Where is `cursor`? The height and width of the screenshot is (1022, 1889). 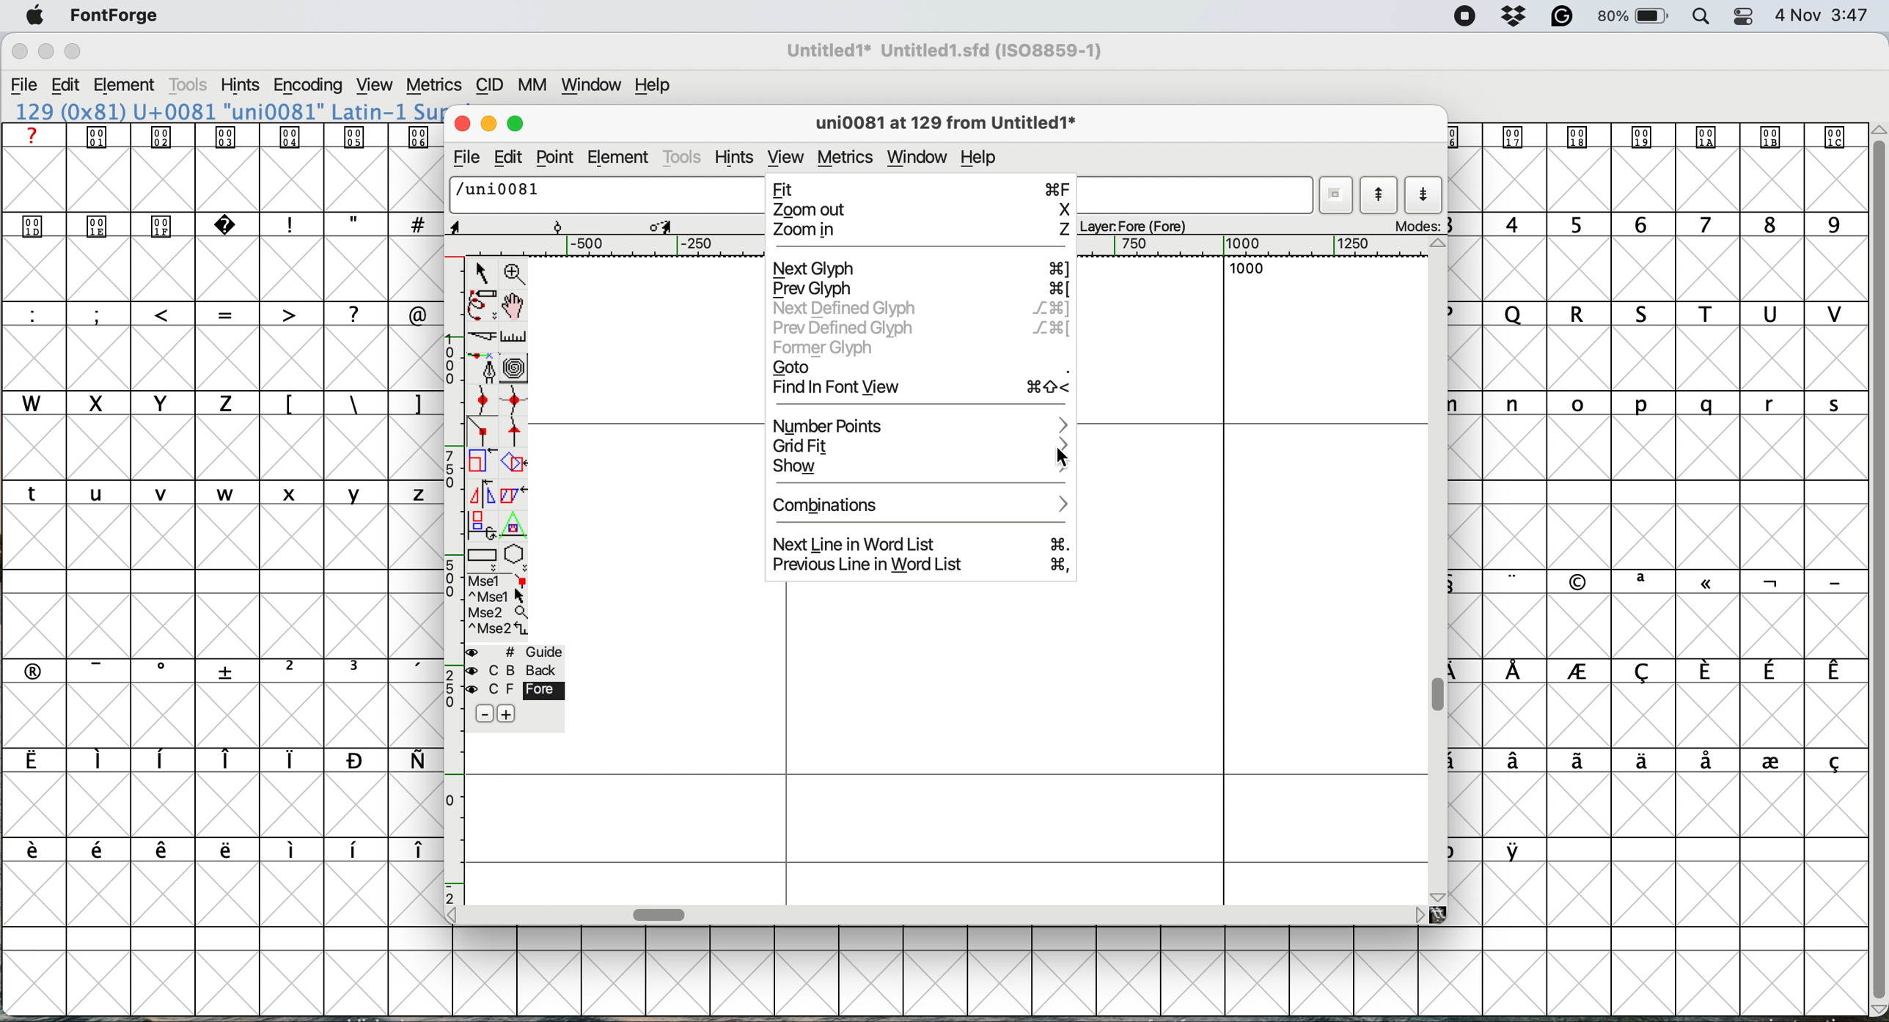 cursor is located at coordinates (1067, 455).